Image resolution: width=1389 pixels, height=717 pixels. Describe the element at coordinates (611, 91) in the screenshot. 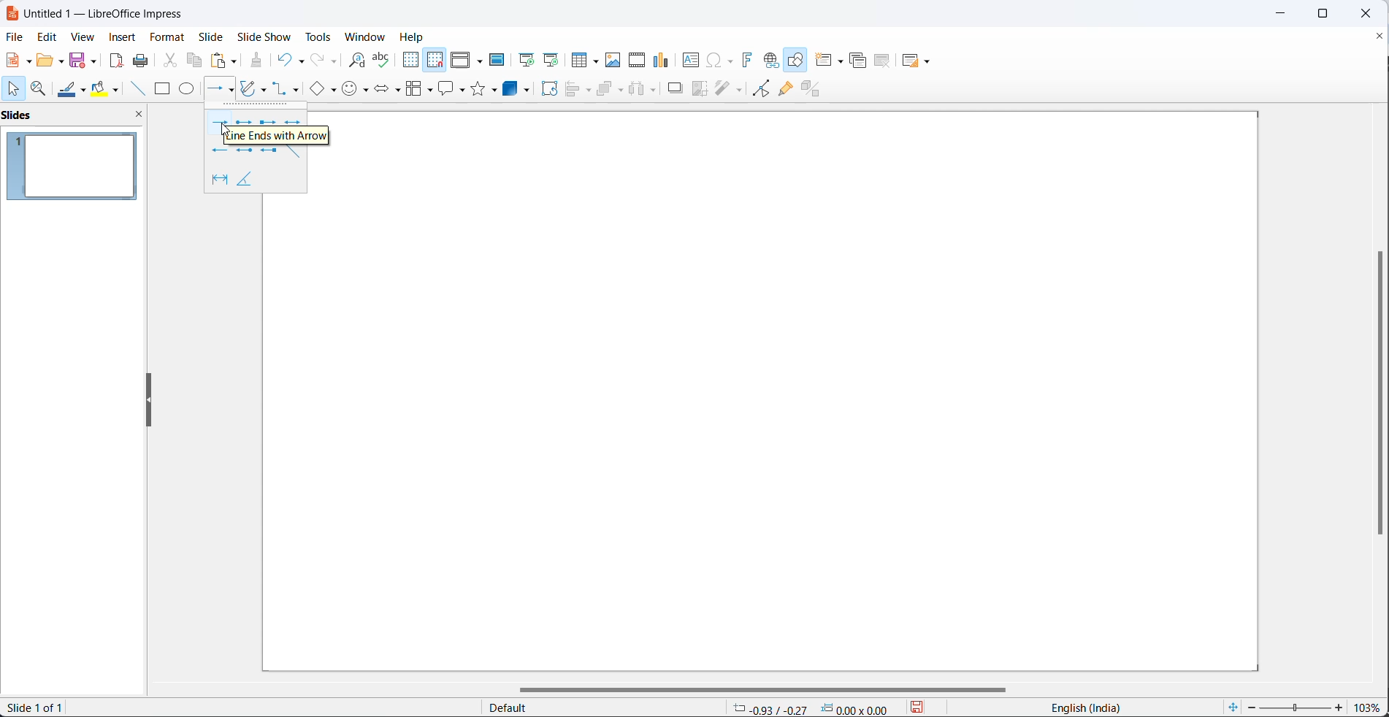

I see `arrange` at that location.